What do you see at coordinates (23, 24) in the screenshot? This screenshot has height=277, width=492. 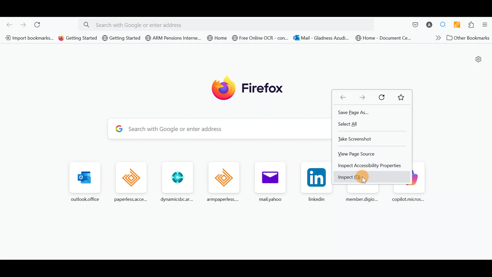 I see `Go forward one page` at bounding box center [23, 24].